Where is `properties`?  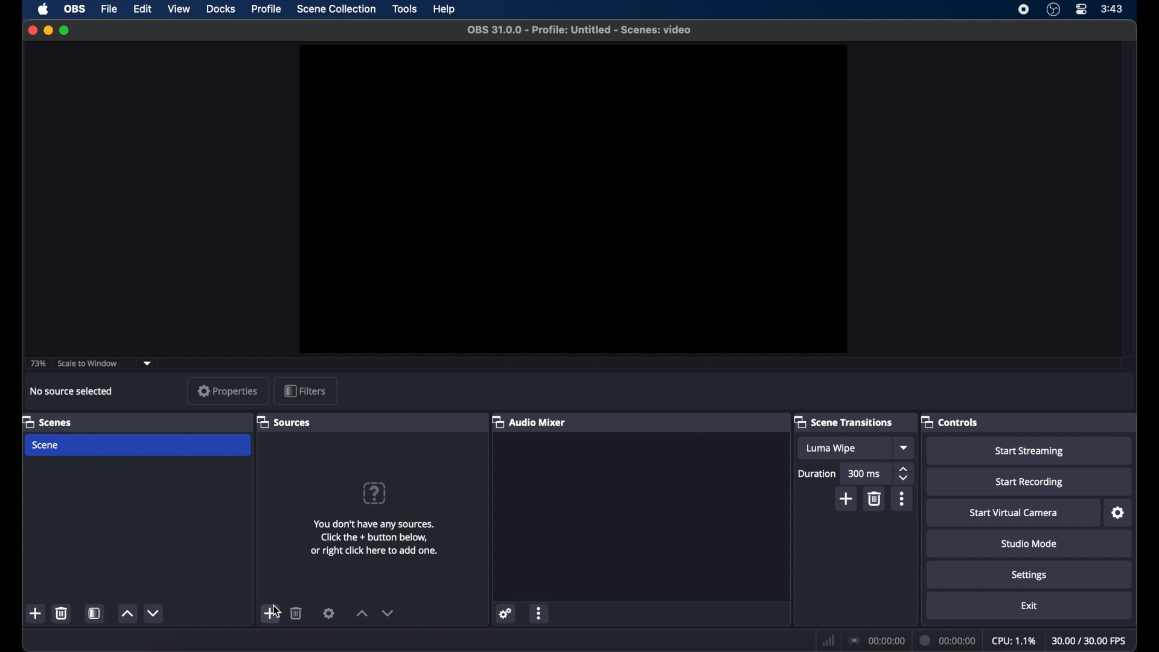
properties is located at coordinates (228, 391).